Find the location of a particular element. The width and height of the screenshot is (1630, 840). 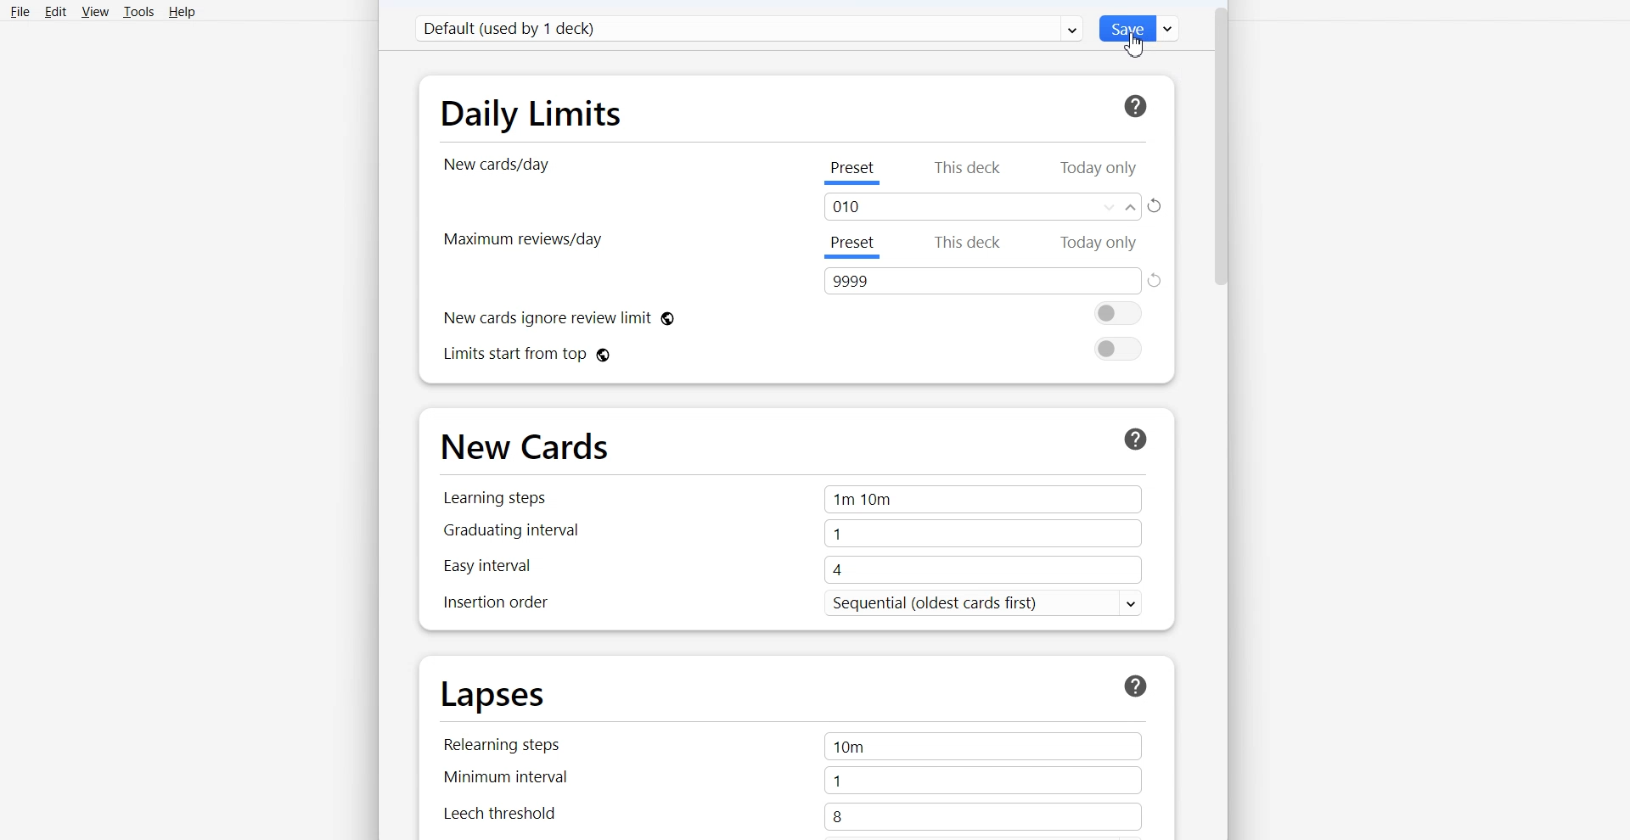

Preset is located at coordinates (850, 247).